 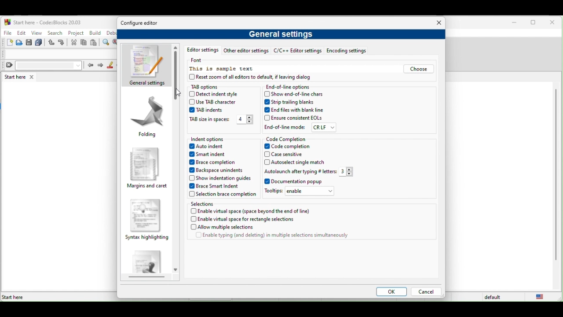 I want to click on tab options, so click(x=213, y=87).